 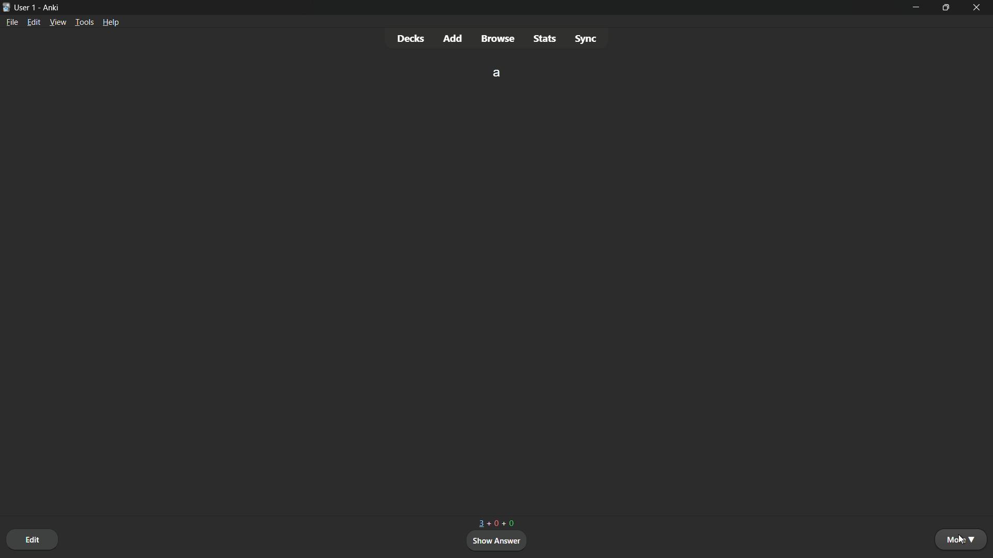 What do you see at coordinates (499, 39) in the screenshot?
I see `browse` at bounding box center [499, 39].